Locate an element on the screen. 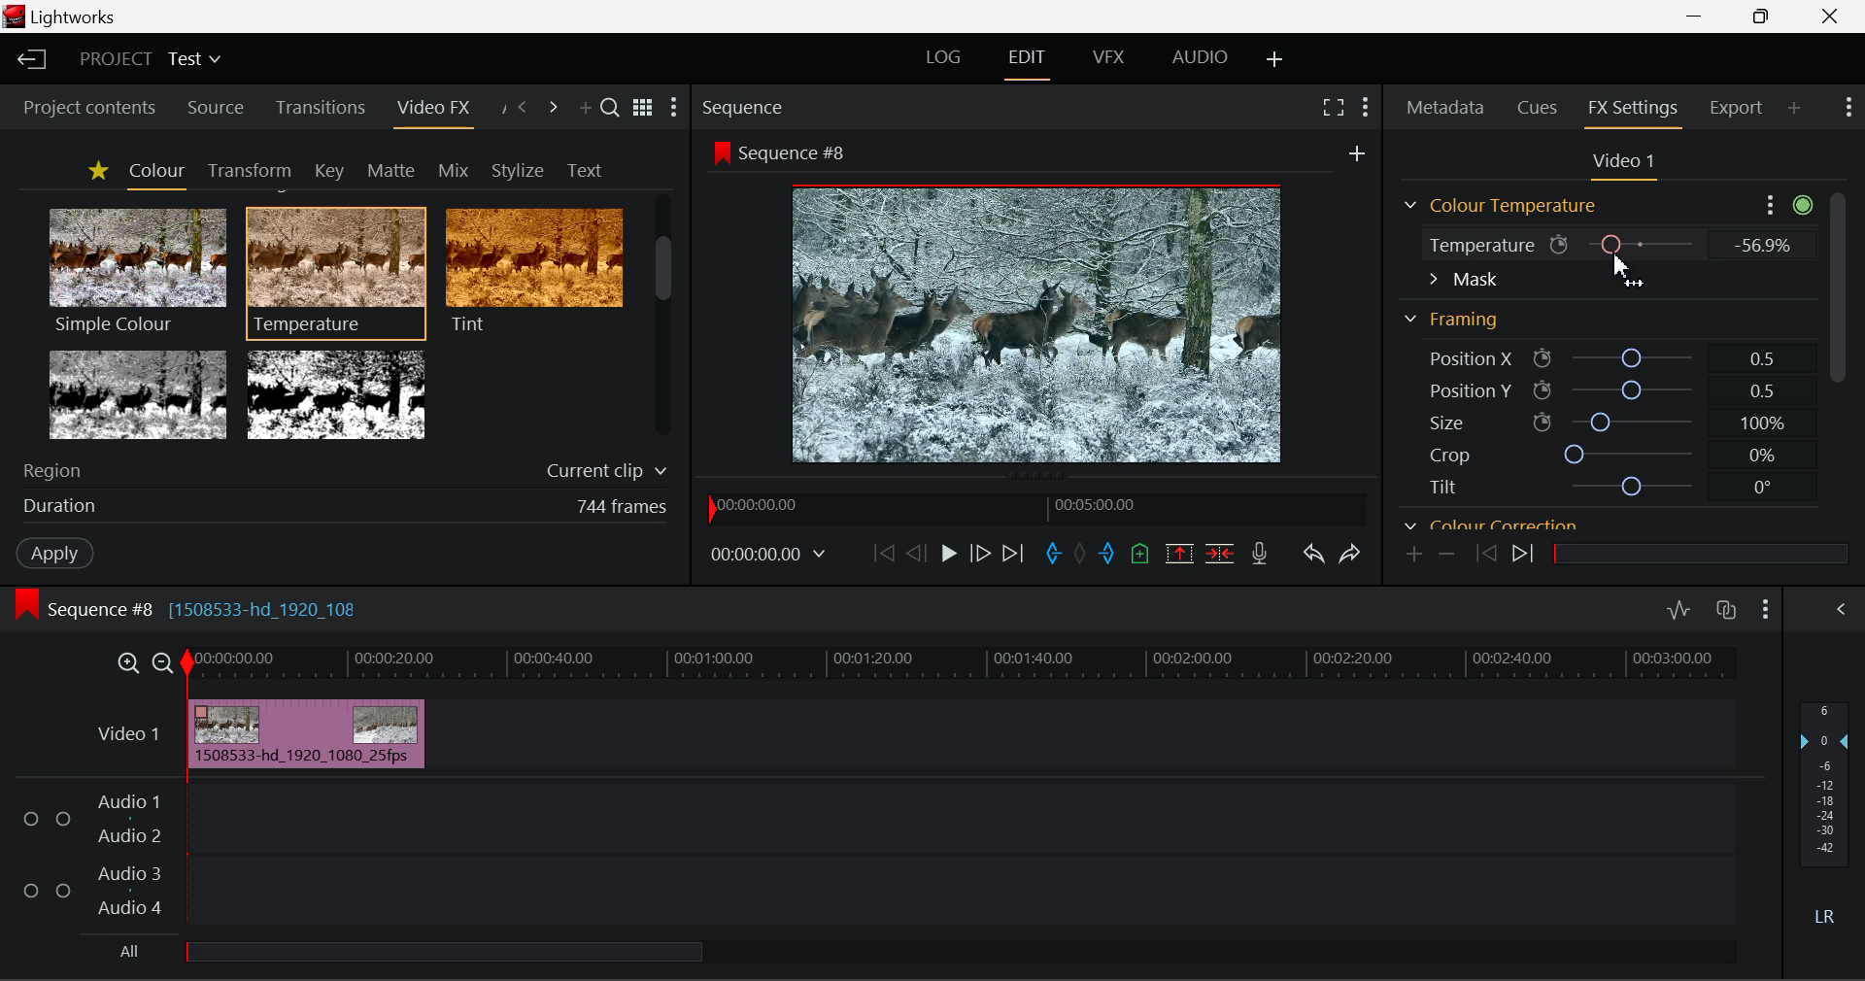 The height and width of the screenshot is (981, 1865). Colour is located at coordinates (153, 172).